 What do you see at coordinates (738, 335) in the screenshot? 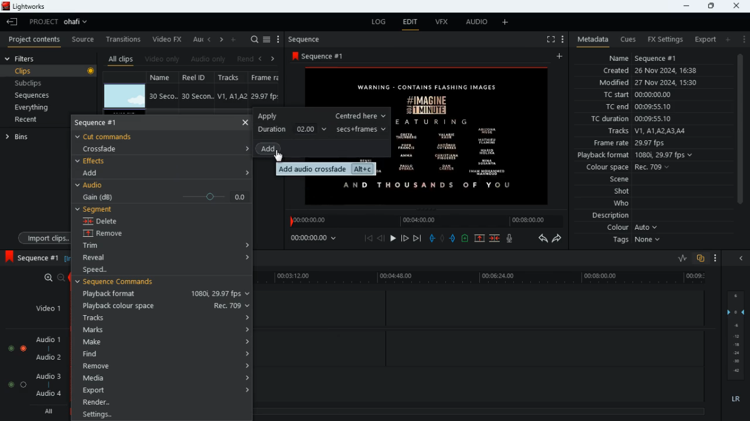
I see `layers` at bounding box center [738, 335].